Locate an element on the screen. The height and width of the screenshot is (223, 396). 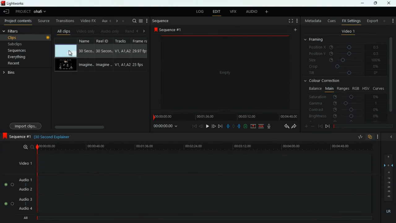
framing is located at coordinates (314, 40).